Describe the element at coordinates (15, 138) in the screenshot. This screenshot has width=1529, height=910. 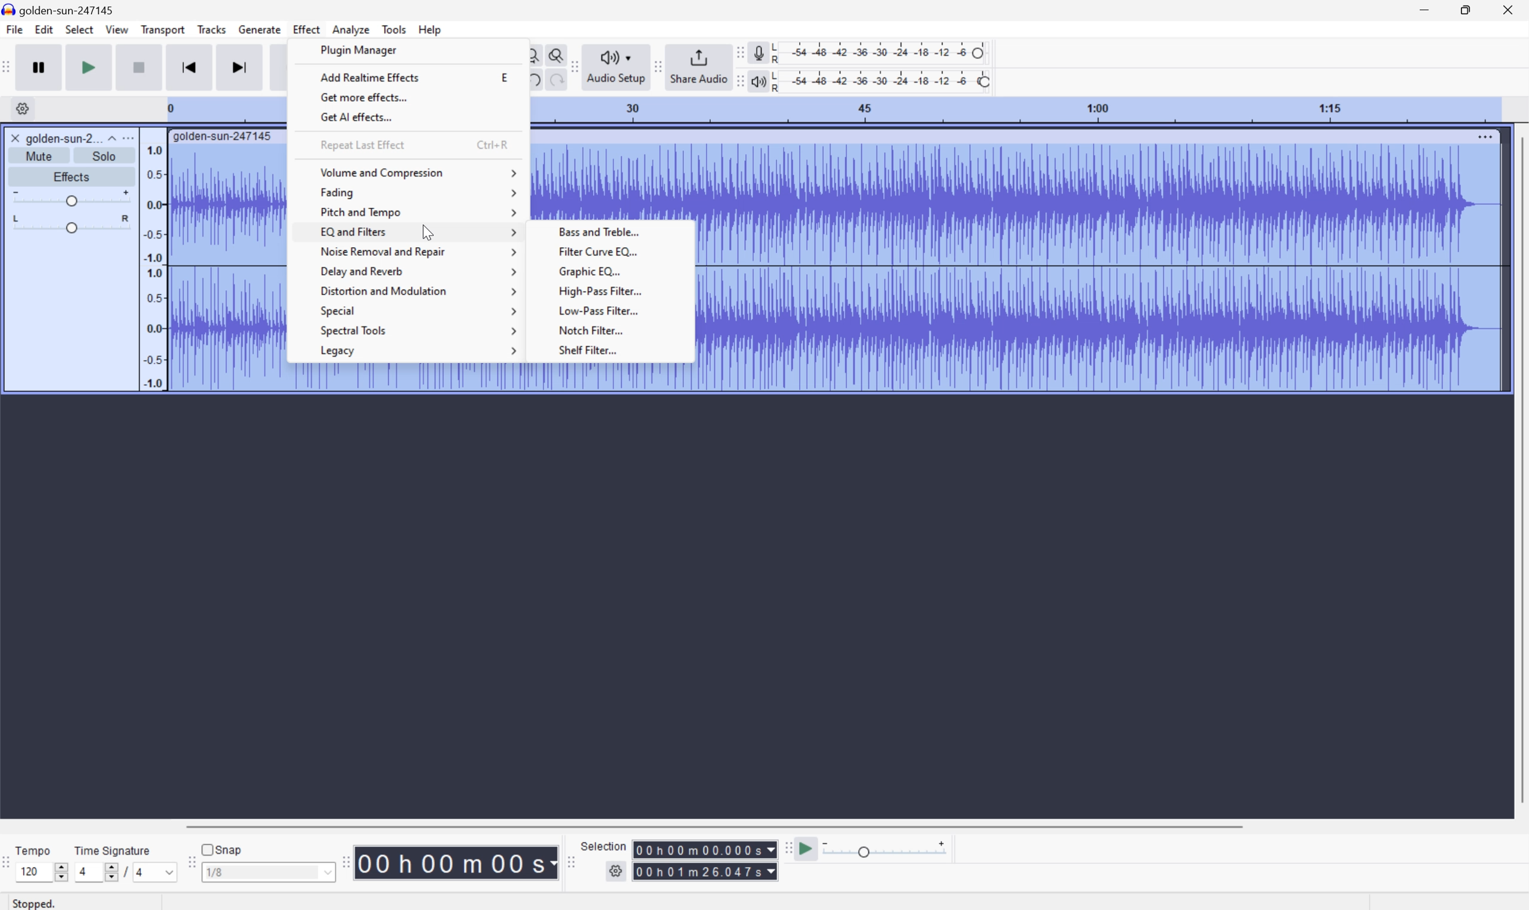
I see `Close` at that location.